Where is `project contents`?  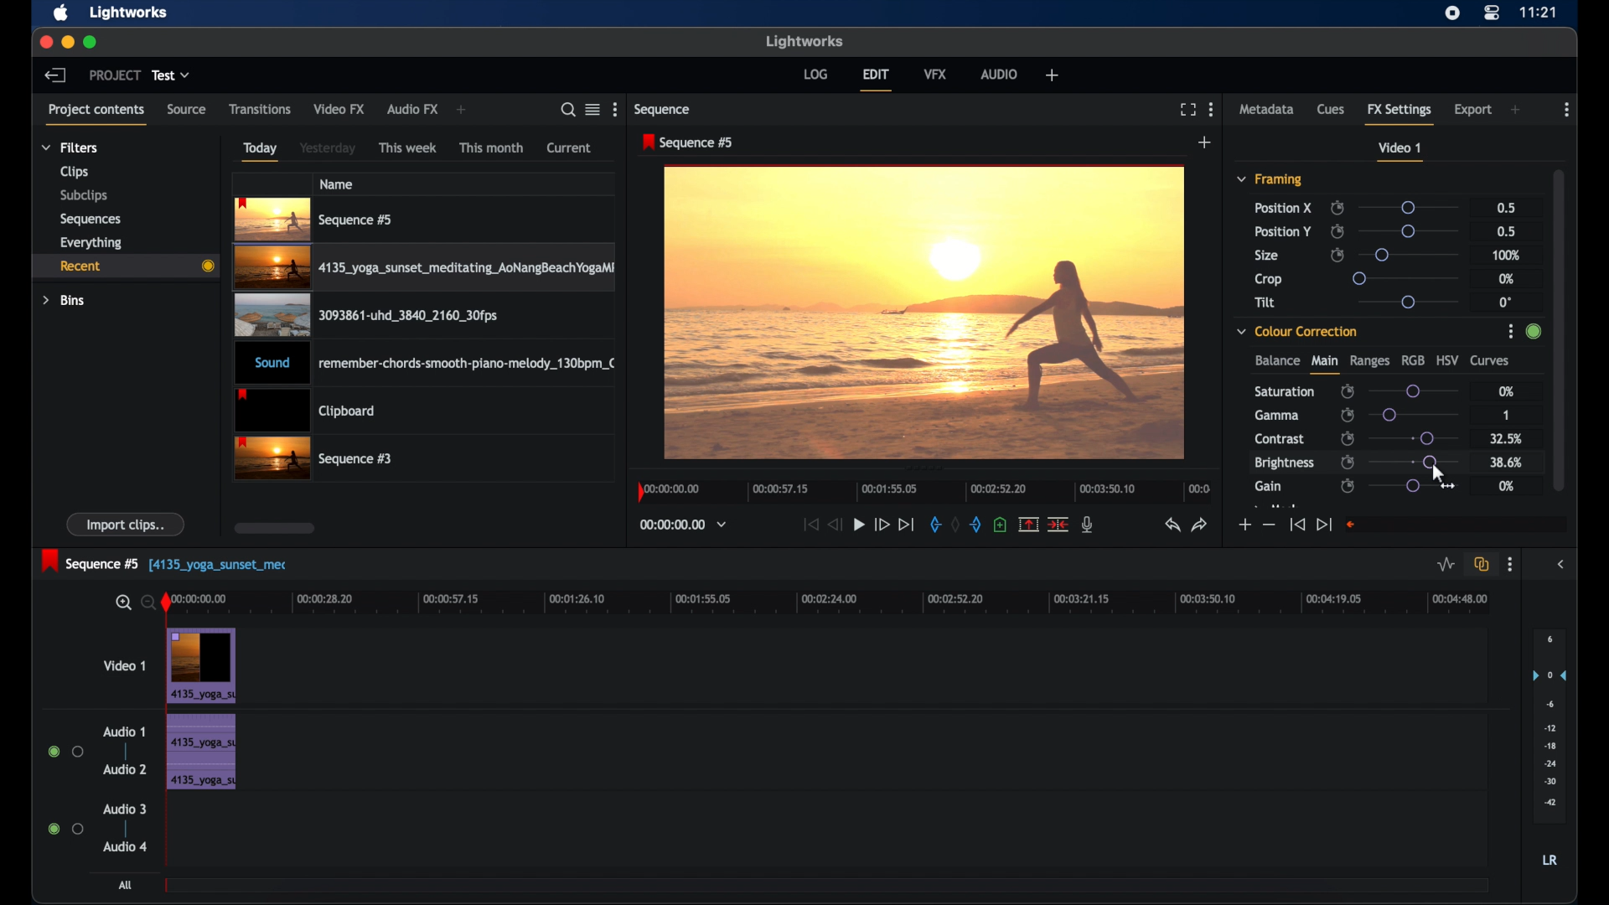 project contents is located at coordinates (96, 113).